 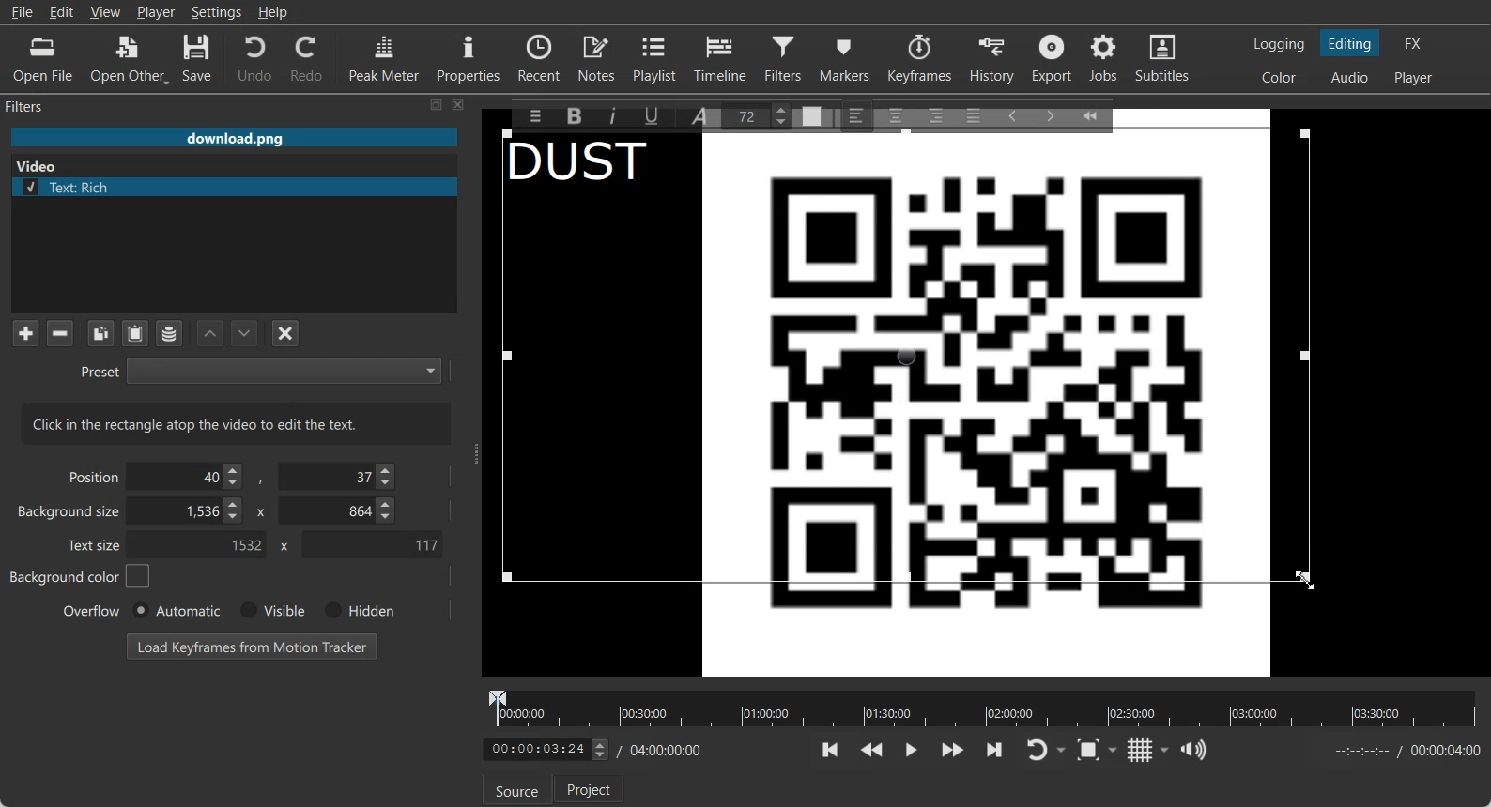 I want to click on Markers, so click(x=846, y=57).